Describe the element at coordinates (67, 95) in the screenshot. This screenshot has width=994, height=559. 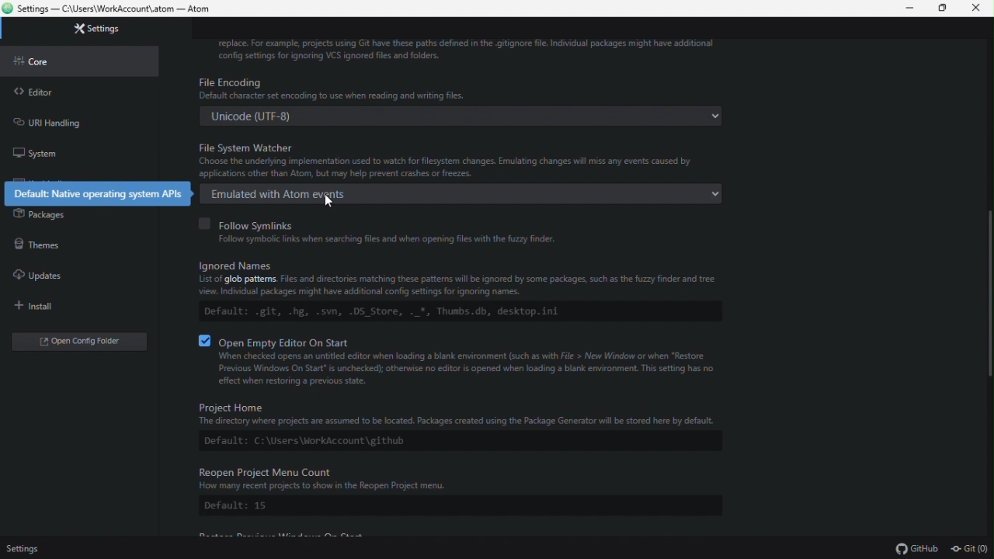
I see `editor` at that location.